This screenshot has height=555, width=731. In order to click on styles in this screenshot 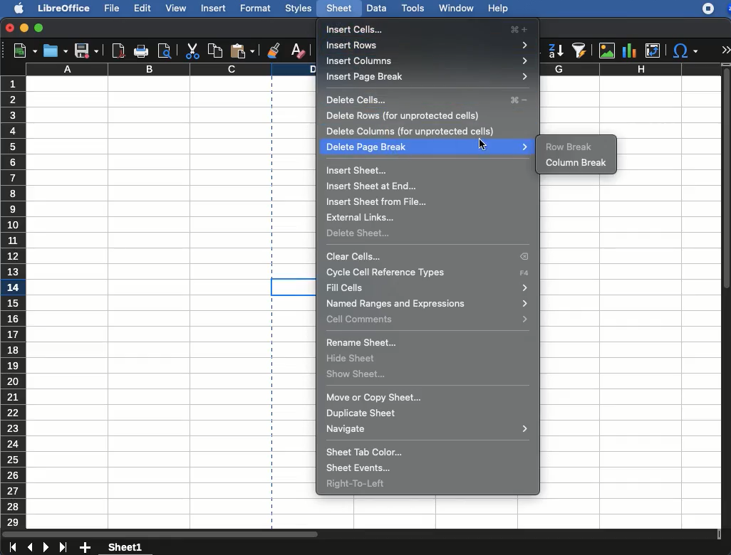, I will do `click(299, 8)`.